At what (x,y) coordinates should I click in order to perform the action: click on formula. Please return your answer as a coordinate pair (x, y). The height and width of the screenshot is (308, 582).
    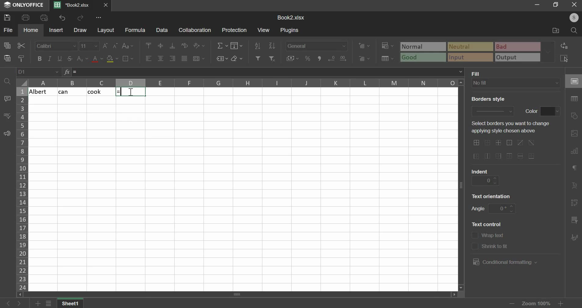
    Looking at the image, I should click on (135, 30).